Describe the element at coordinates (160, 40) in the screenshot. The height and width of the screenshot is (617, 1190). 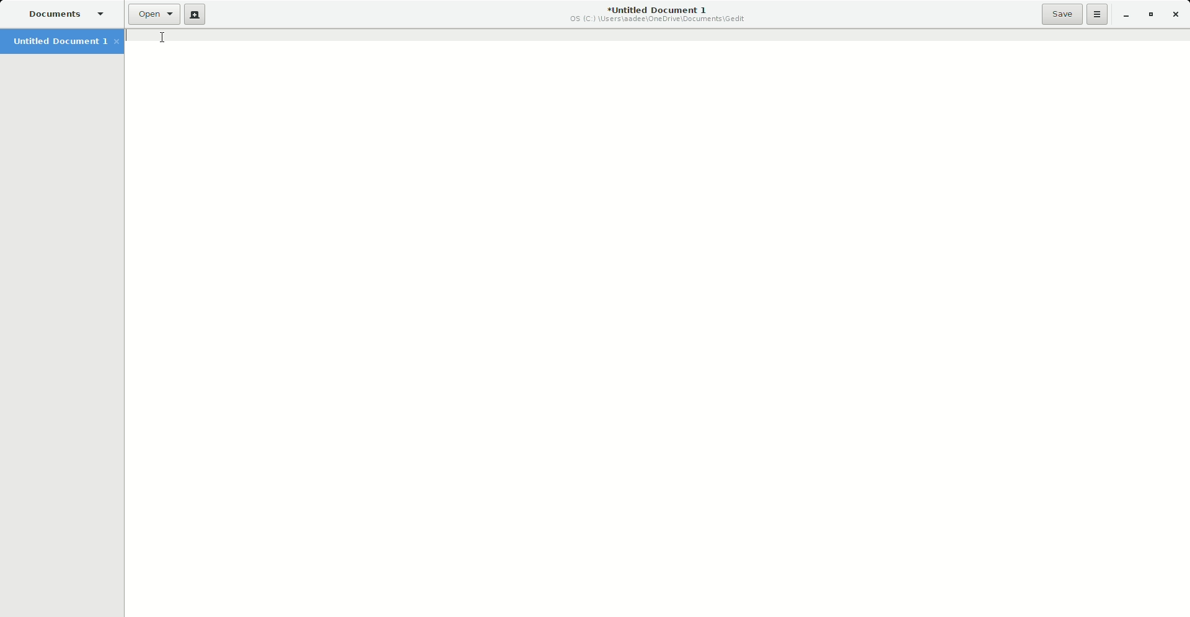
I see `Cursor` at that location.